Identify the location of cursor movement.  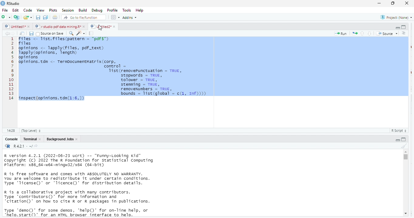
(101, 28).